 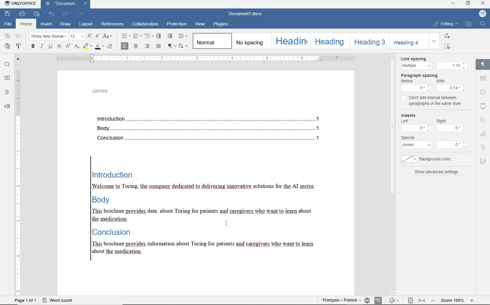 I want to click on find, so click(x=7, y=64).